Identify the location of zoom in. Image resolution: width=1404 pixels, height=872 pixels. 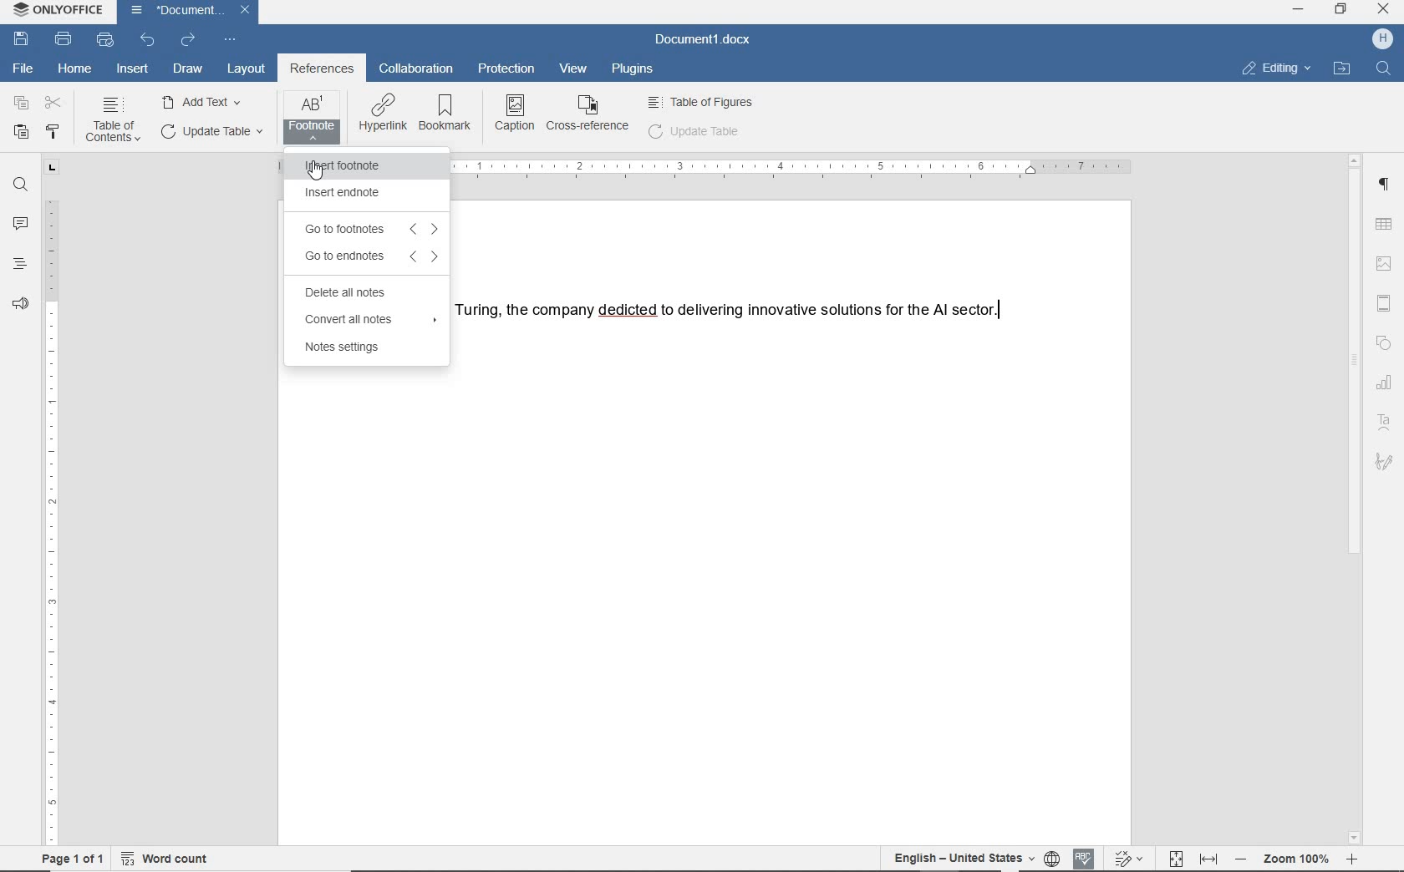
(1351, 859).